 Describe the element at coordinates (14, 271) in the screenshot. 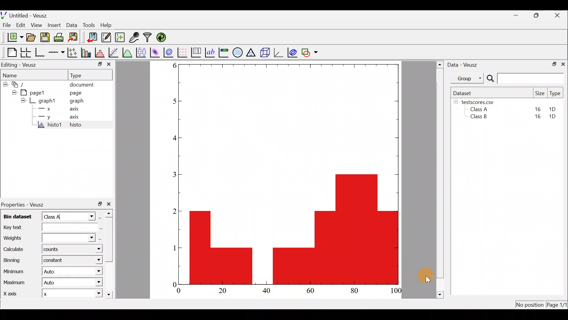

I see `Minimum` at that location.